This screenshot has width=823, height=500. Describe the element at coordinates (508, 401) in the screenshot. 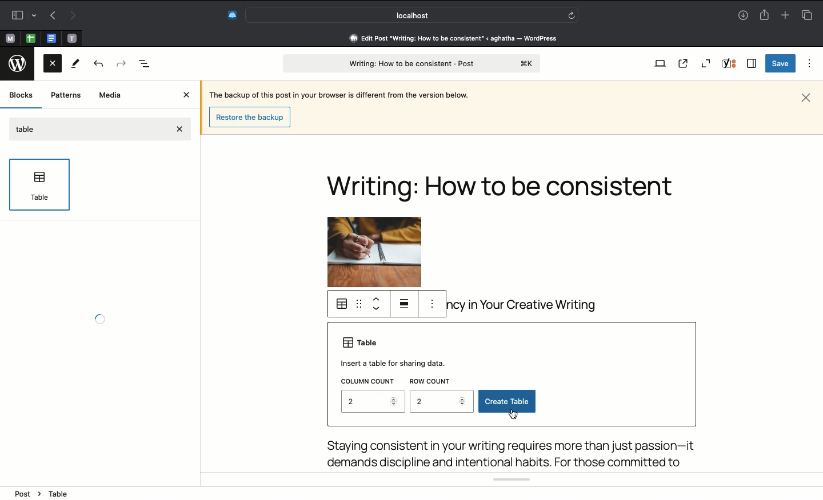

I see `Create table ` at that location.